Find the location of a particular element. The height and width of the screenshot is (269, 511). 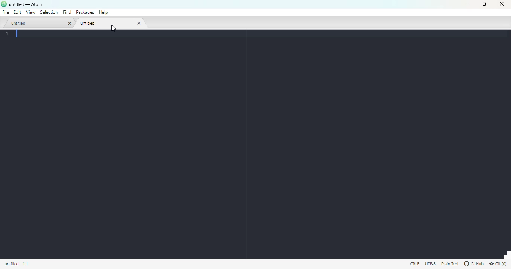

untitled is located at coordinates (88, 23).